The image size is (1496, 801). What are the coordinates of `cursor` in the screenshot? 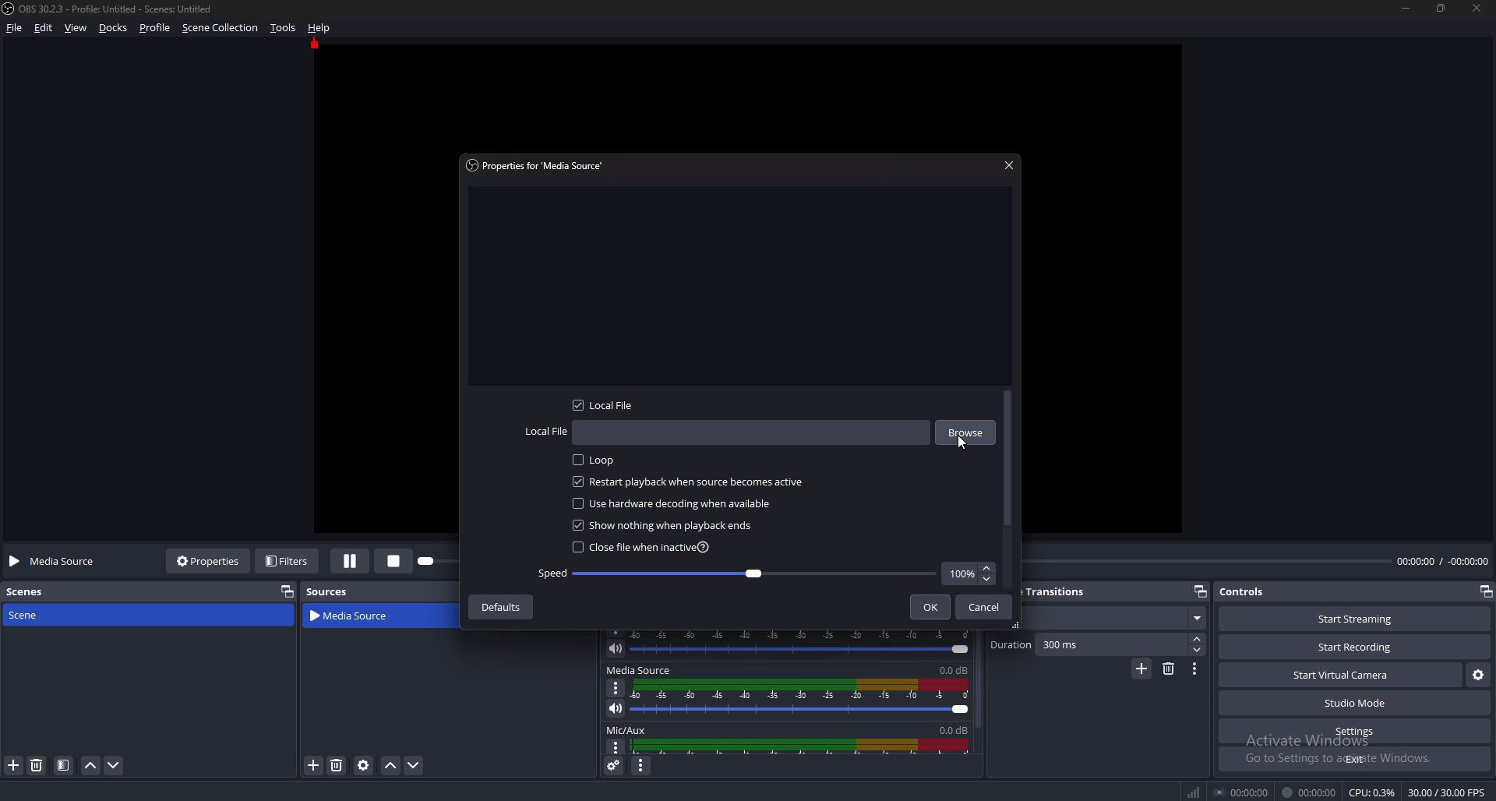 It's located at (959, 445).